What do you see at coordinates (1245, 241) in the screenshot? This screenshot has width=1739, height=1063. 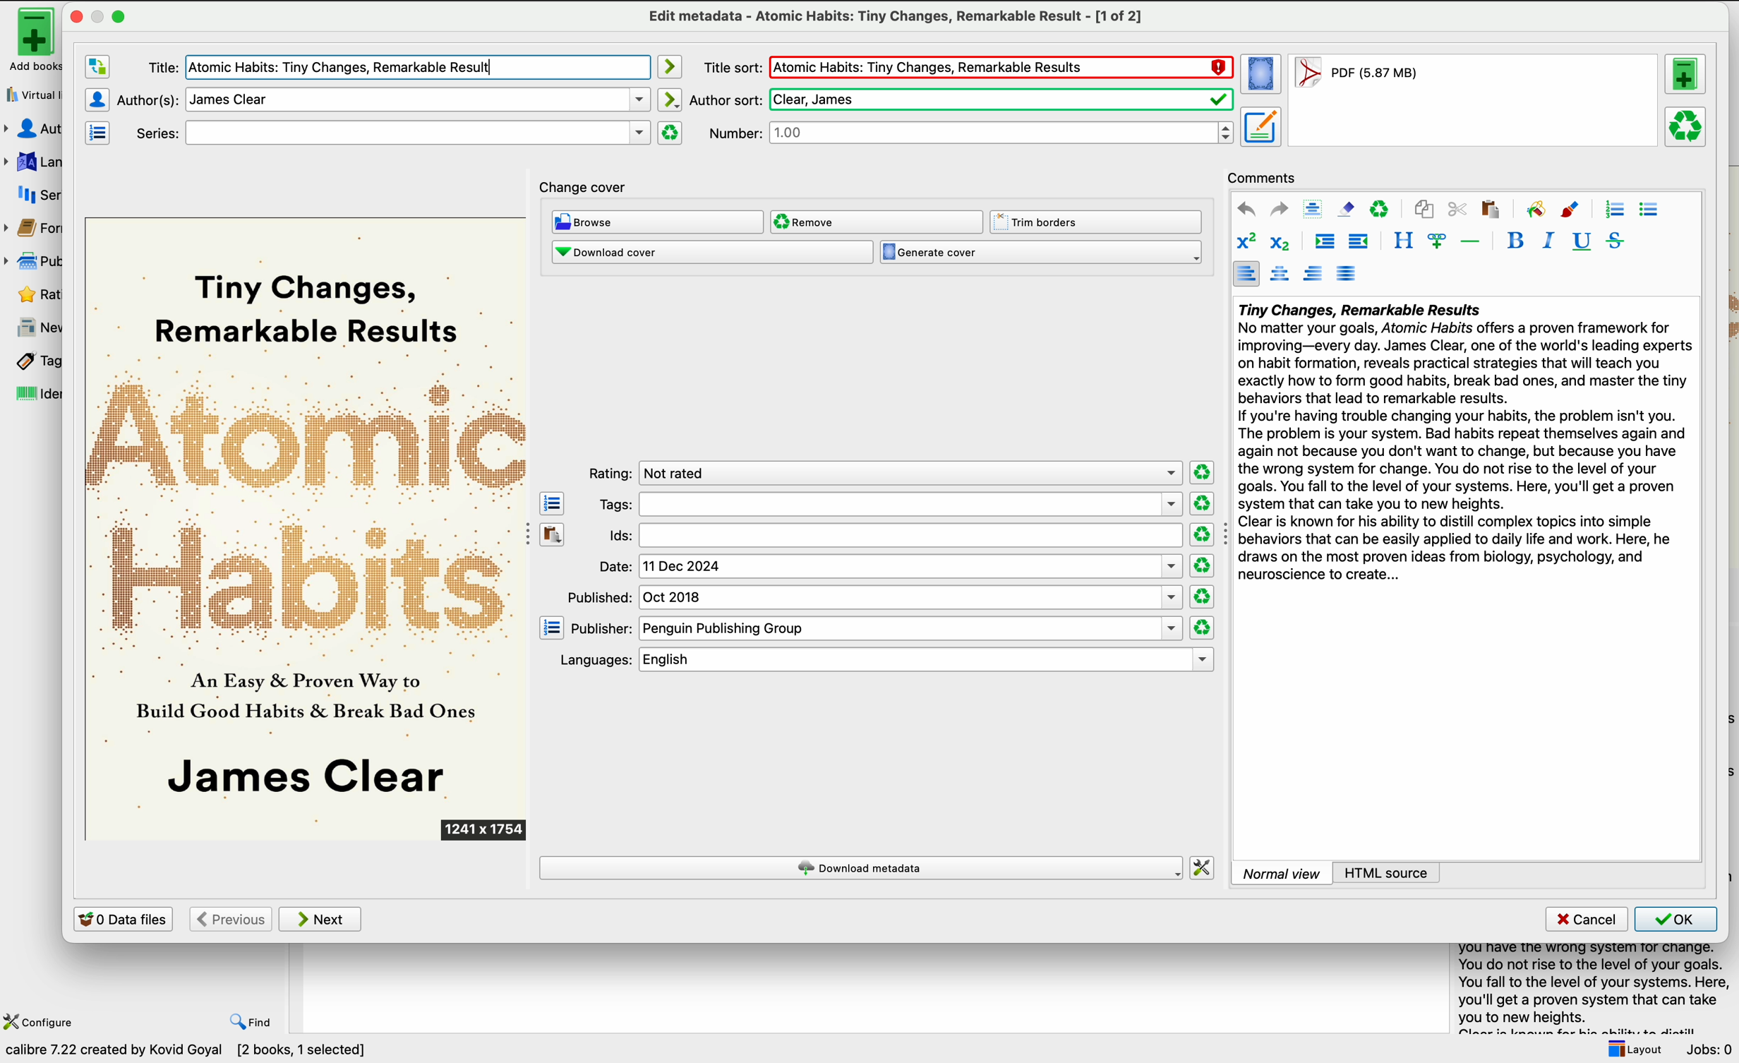 I see `superscript` at bounding box center [1245, 241].